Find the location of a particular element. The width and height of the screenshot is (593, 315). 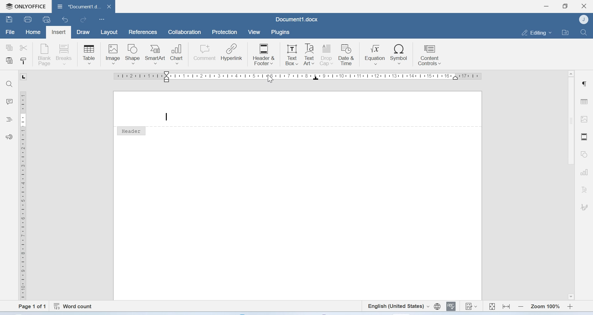

Text Art is located at coordinates (309, 55).